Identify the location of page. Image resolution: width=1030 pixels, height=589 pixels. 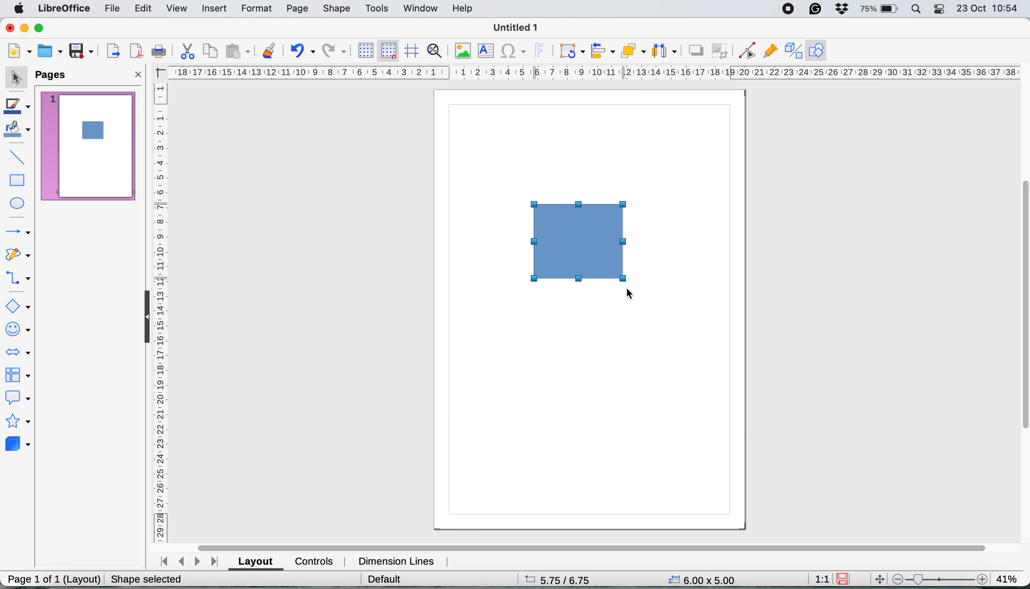
(297, 9).